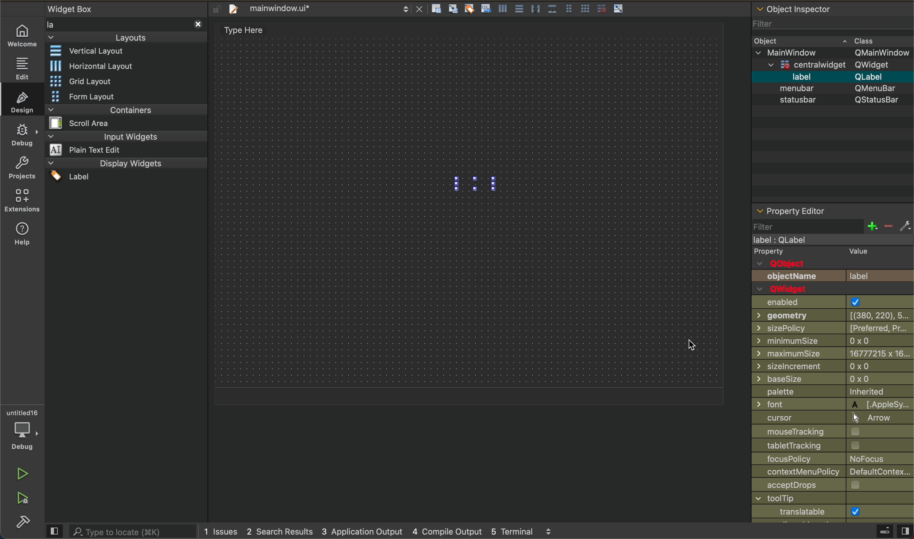 The image size is (914, 539). Describe the element at coordinates (283, 531) in the screenshot. I see `2 search result` at that location.